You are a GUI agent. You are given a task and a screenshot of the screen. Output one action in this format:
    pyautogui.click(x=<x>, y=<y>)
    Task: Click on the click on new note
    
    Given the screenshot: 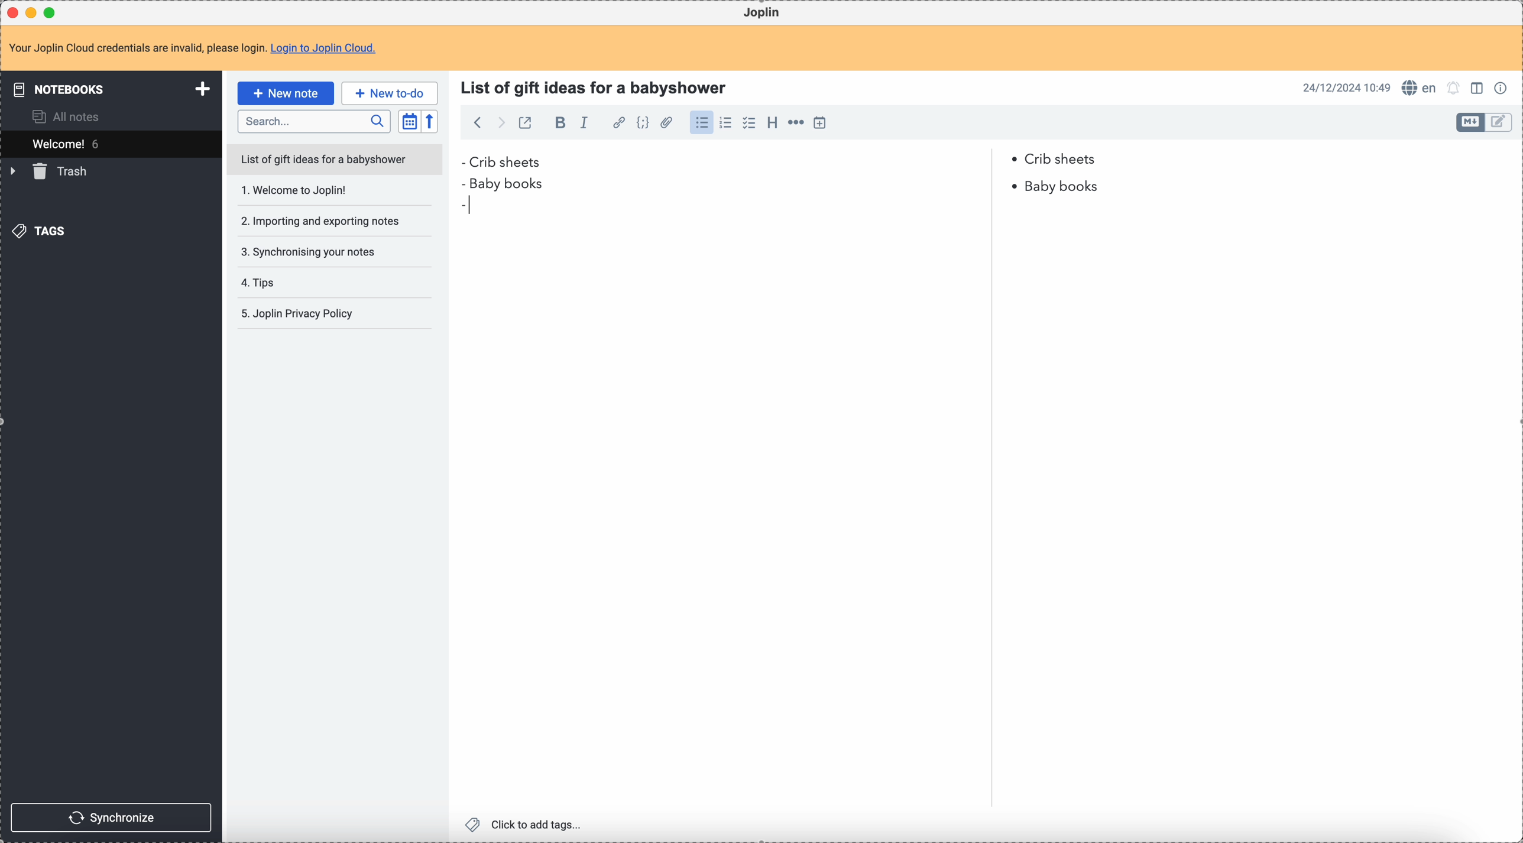 What is the action you would take?
    pyautogui.click(x=285, y=93)
    